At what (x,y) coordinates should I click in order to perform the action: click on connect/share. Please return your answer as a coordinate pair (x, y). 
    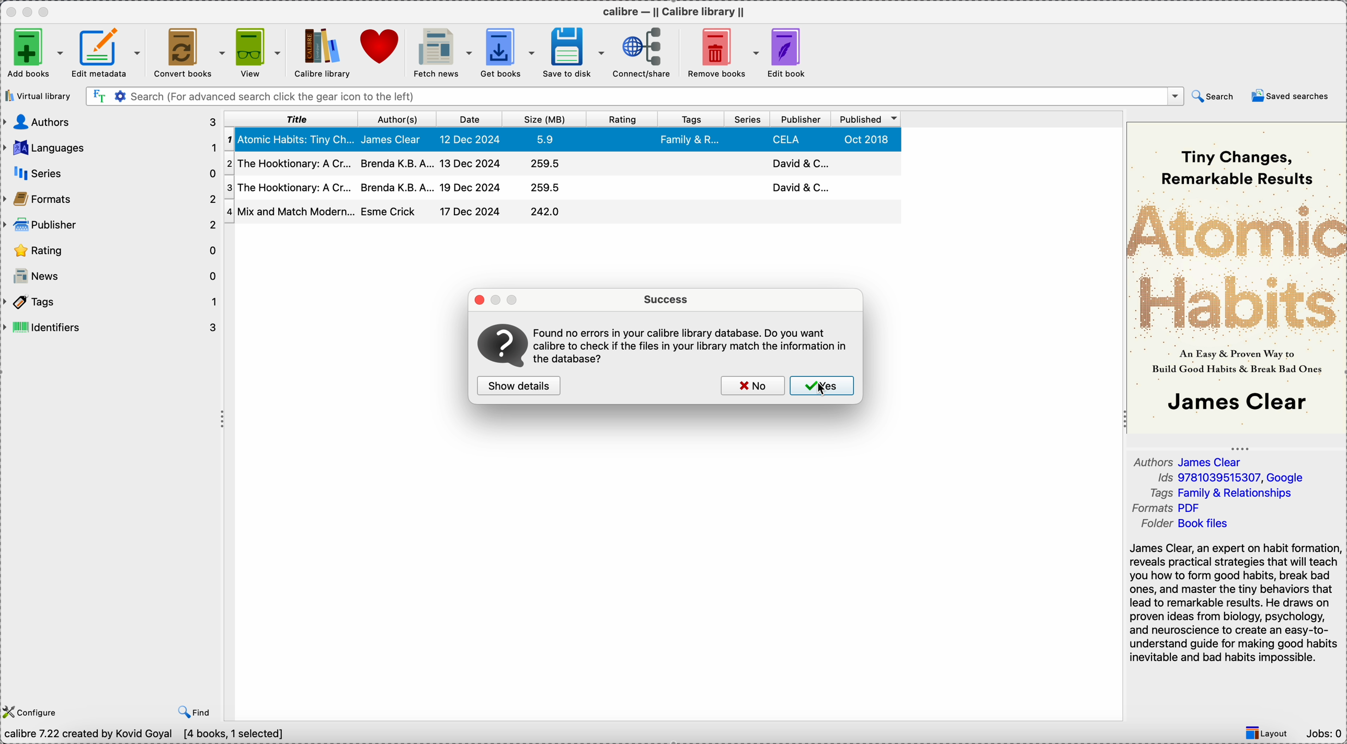
    Looking at the image, I should click on (642, 53).